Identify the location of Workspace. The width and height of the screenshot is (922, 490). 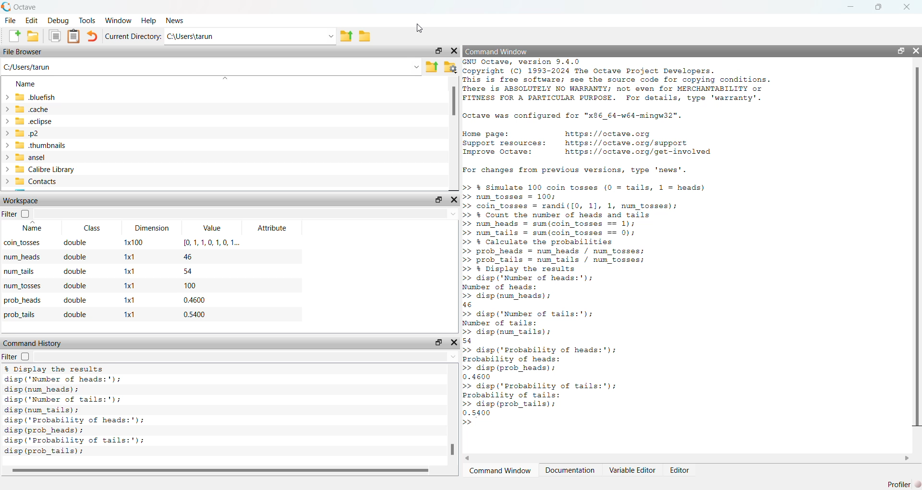
(22, 200).